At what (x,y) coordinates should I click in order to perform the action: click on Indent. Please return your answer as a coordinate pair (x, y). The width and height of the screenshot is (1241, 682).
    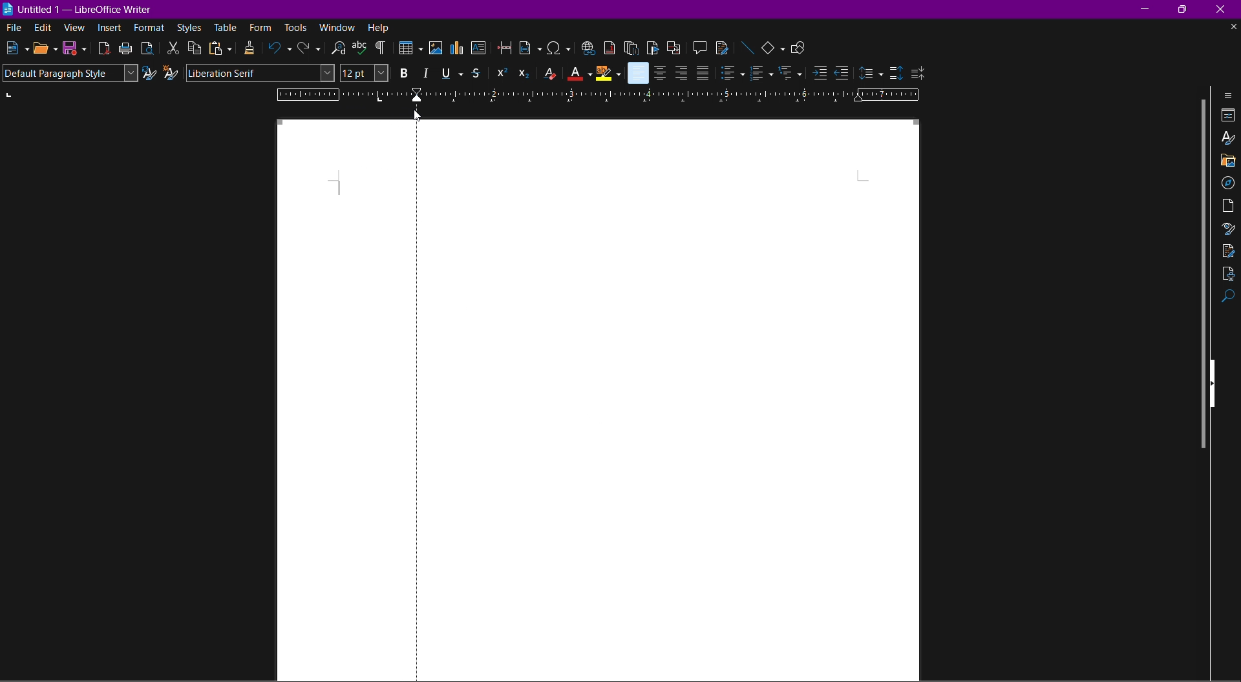
    Looking at the image, I should click on (381, 48).